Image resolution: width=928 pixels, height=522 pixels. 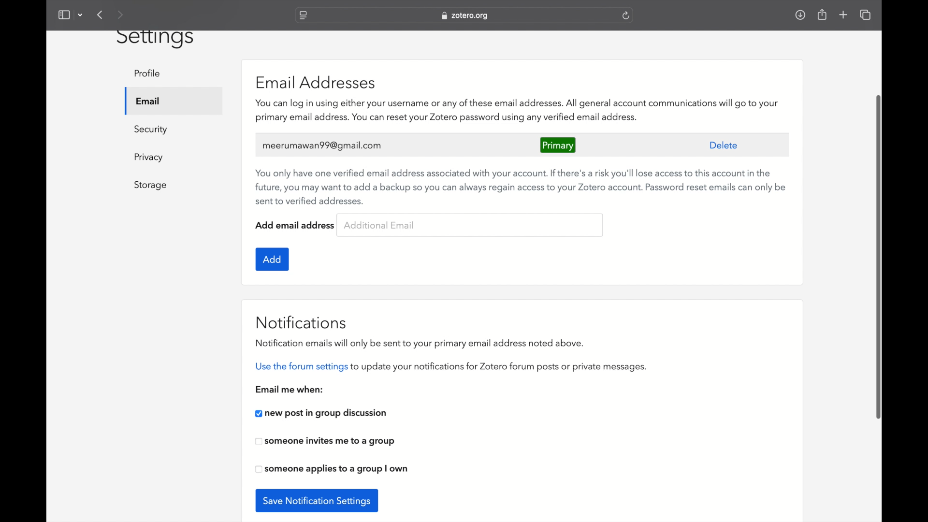 I want to click on privacy, so click(x=148, y=158).